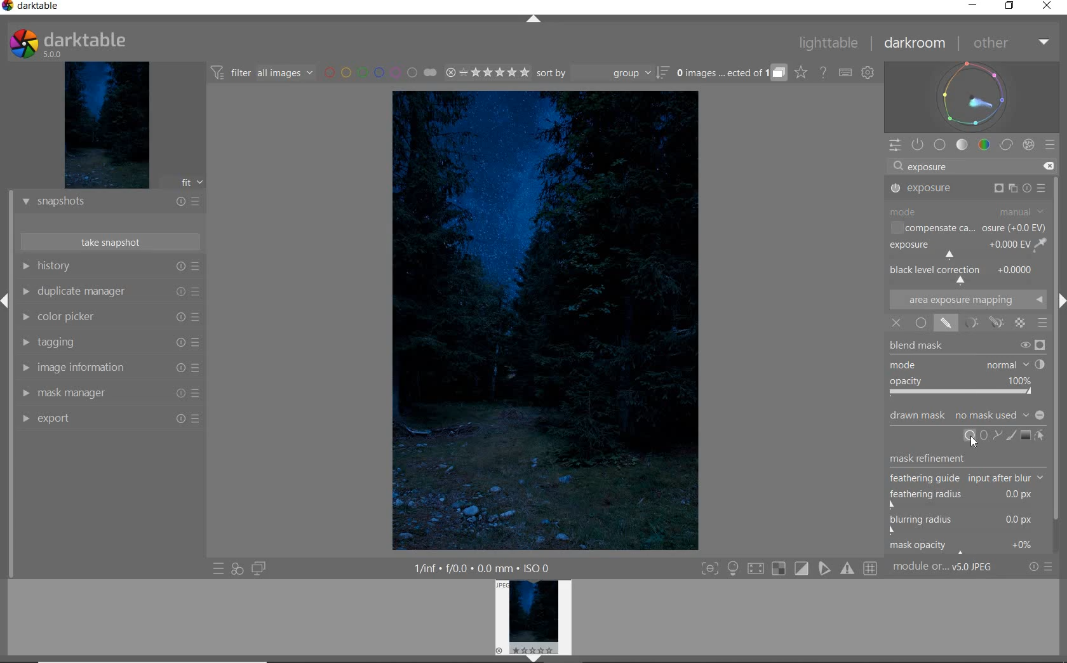  I want to click on OFF, so click(896, 323).